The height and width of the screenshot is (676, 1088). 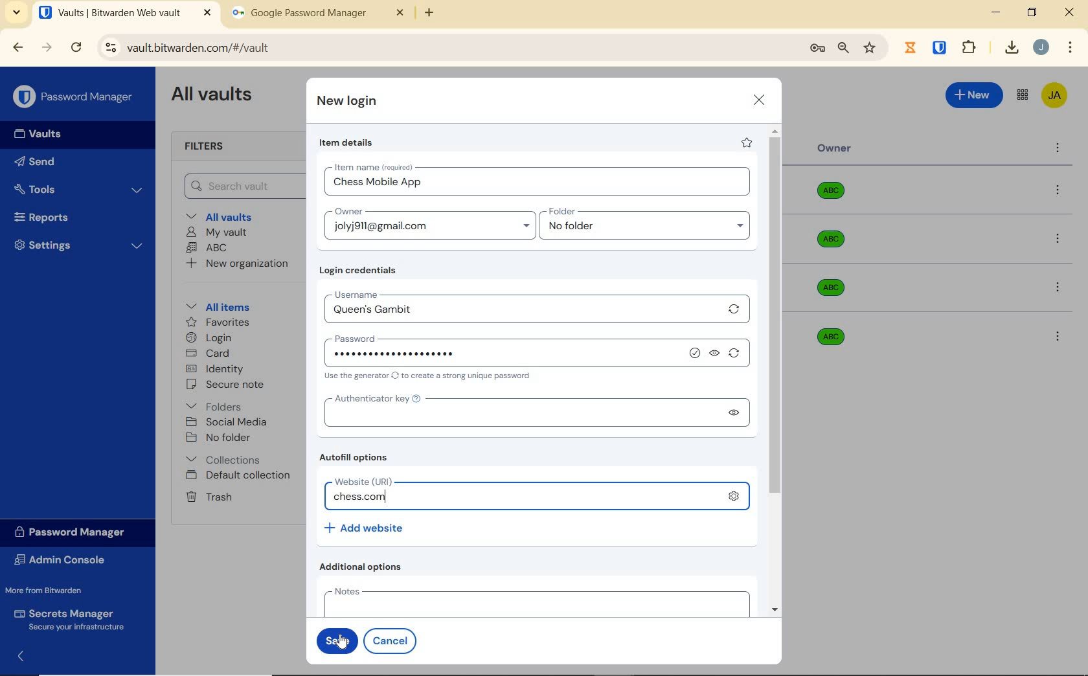 What do you see at coordinates (216, 404) in the screenshot?
I see `Folders` at bounding box center [216, 404].